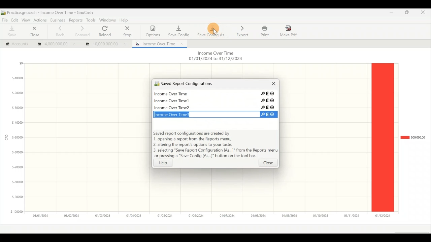 This screenshot has width=431, height=242. I want to click on Help, so click(125, 21).